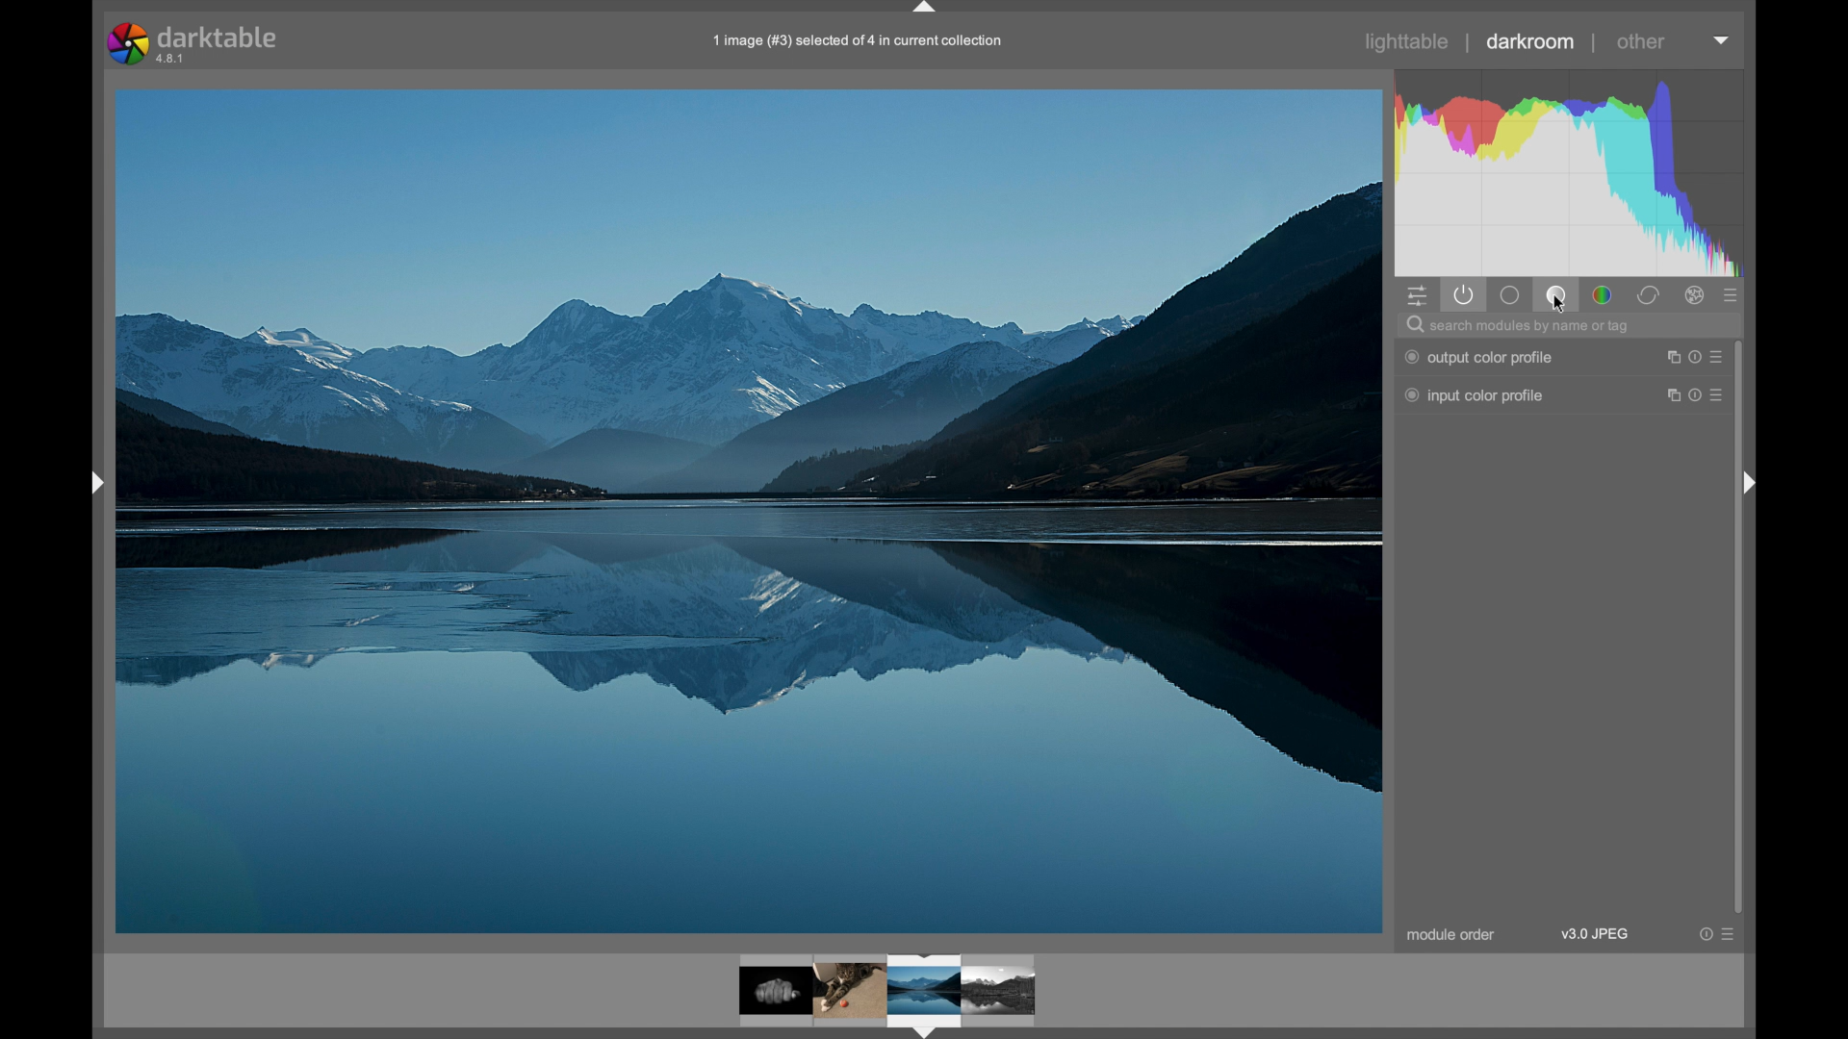  What do you see at coordinates (1419, 297) in the screenshot?
I see `quick access panel` at bounding box center [1419, 297].